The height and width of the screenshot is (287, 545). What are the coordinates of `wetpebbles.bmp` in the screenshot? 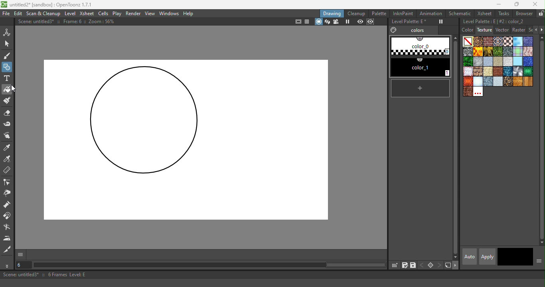 It's located at (508, 81).